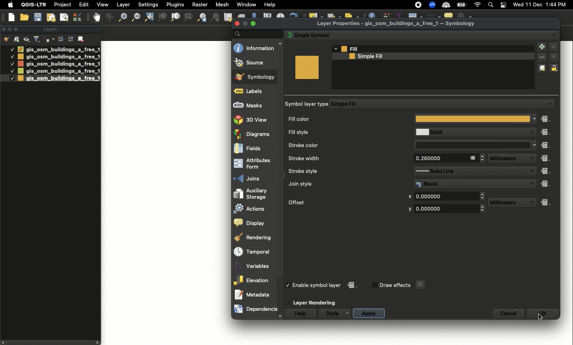  Describe the element at coordinates (341, 202) in the screenshot. I see `Offset` at that location.